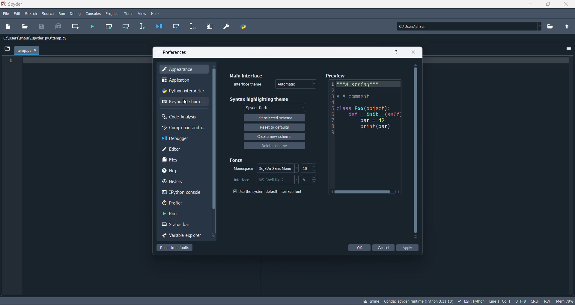 This screenshot has width=575, height=305. What do you see at coordinates (333, 108) in the screenshot?
I see `line number` at bounding box center [333, 108].